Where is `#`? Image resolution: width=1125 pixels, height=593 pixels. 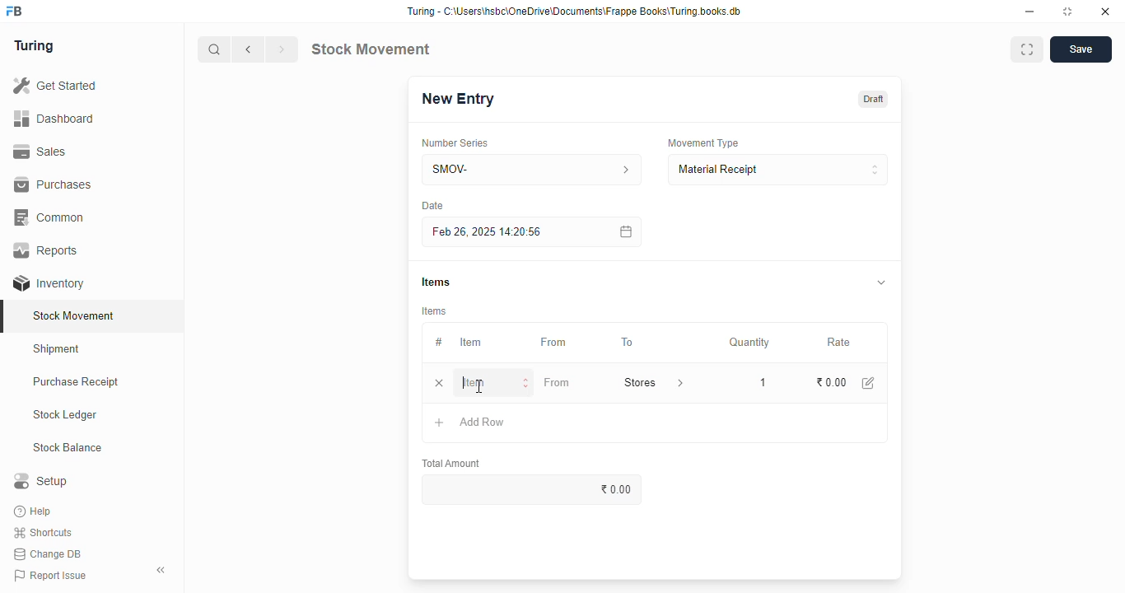
# is located at coordinates (439, 343).